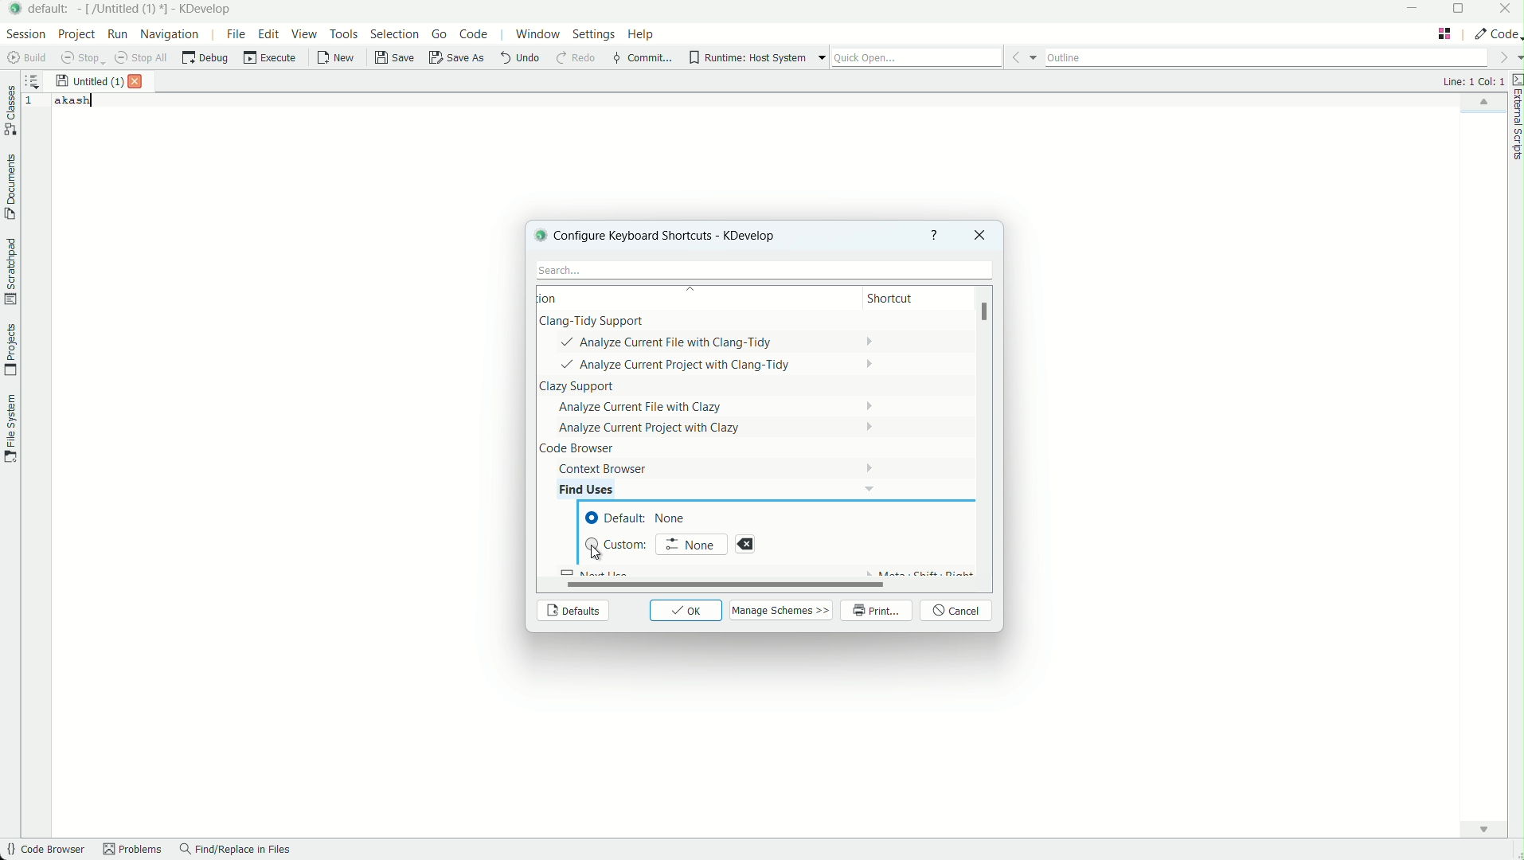  I want to click on cursor, so click(595, 555).